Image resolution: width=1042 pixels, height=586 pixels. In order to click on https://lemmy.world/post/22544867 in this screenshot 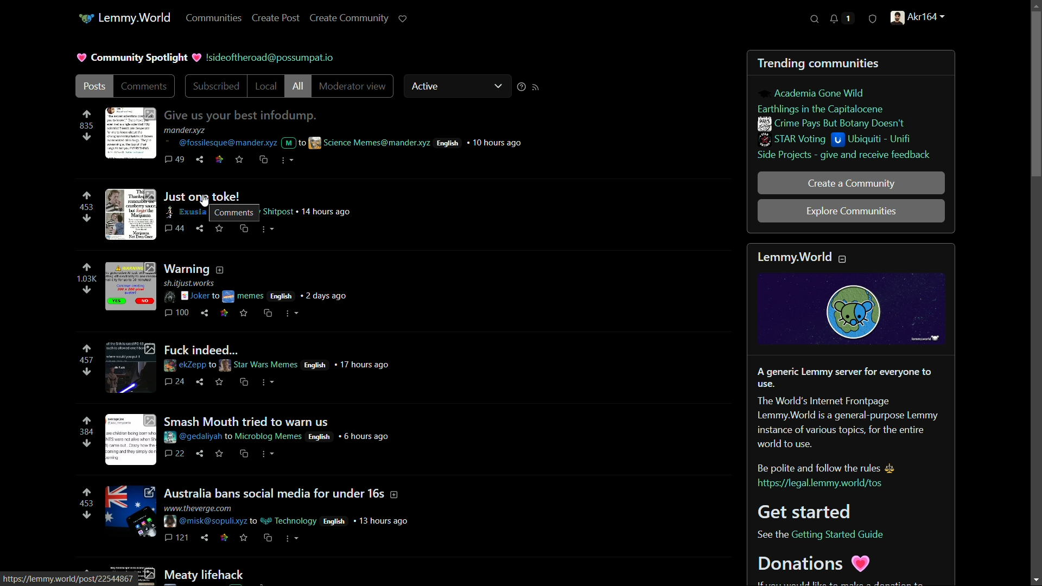, I will do `click(69, 578)`.